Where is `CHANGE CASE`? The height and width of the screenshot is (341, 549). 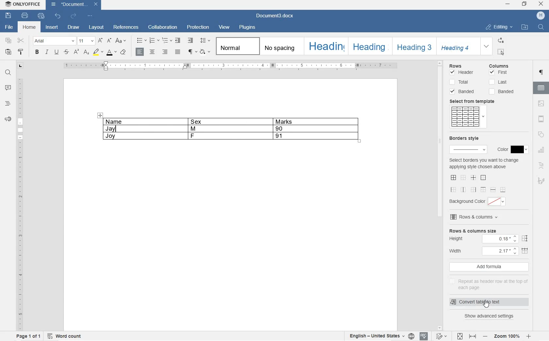 CHANGE CASE is located at coordinates (121, 41).